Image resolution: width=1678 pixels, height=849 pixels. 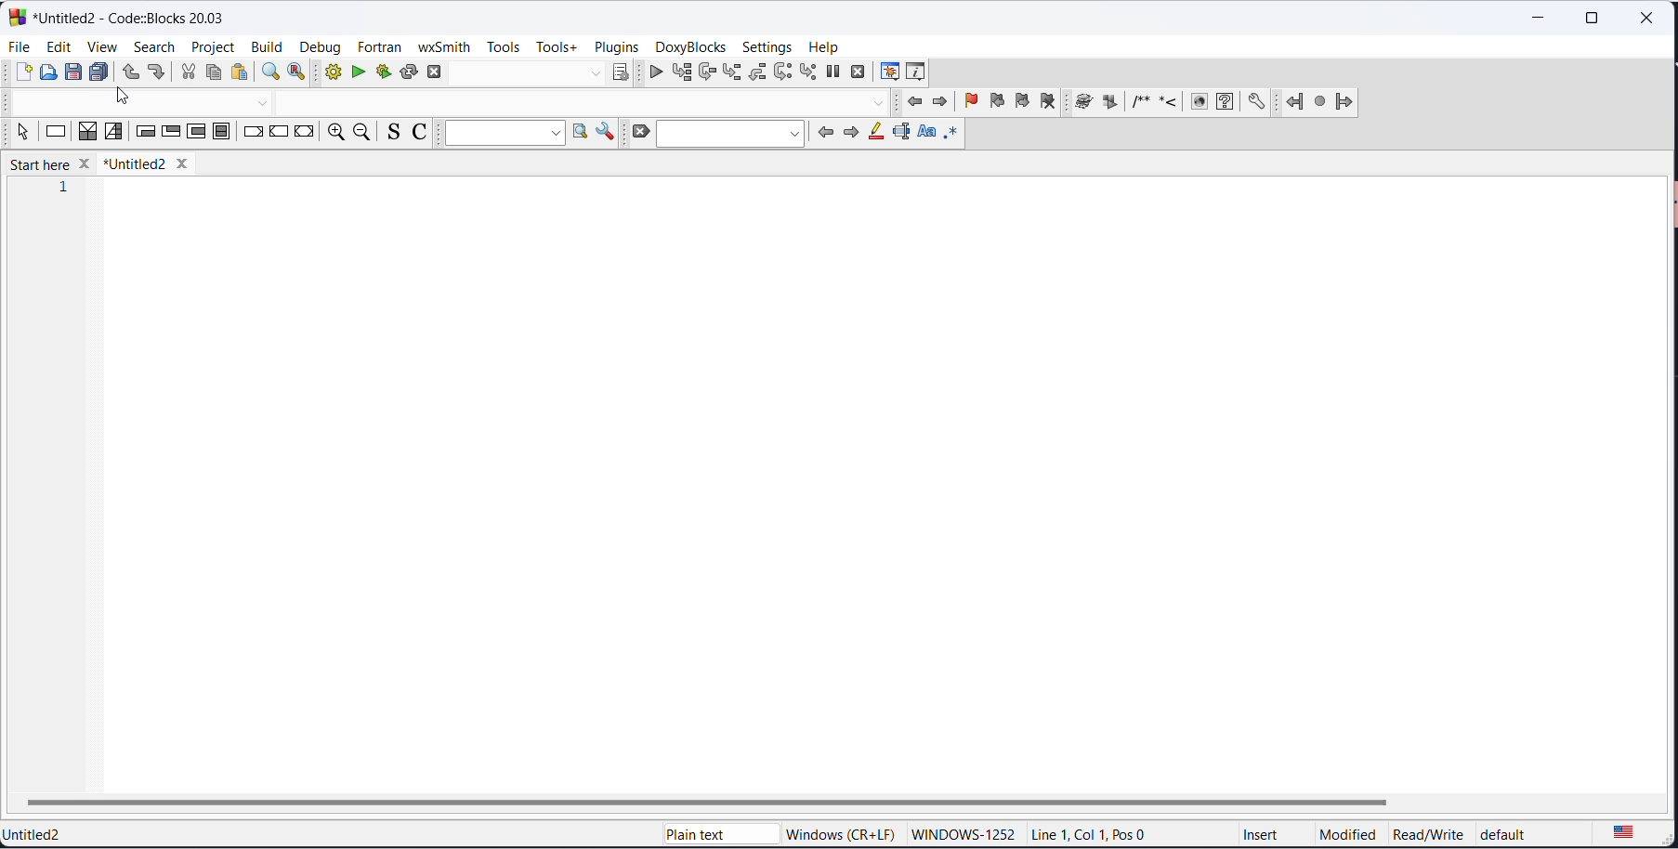 What do you see at coordinates (994, 103) in the screenshot?
I see `previous bookmark` at bounding box center [994, 103].